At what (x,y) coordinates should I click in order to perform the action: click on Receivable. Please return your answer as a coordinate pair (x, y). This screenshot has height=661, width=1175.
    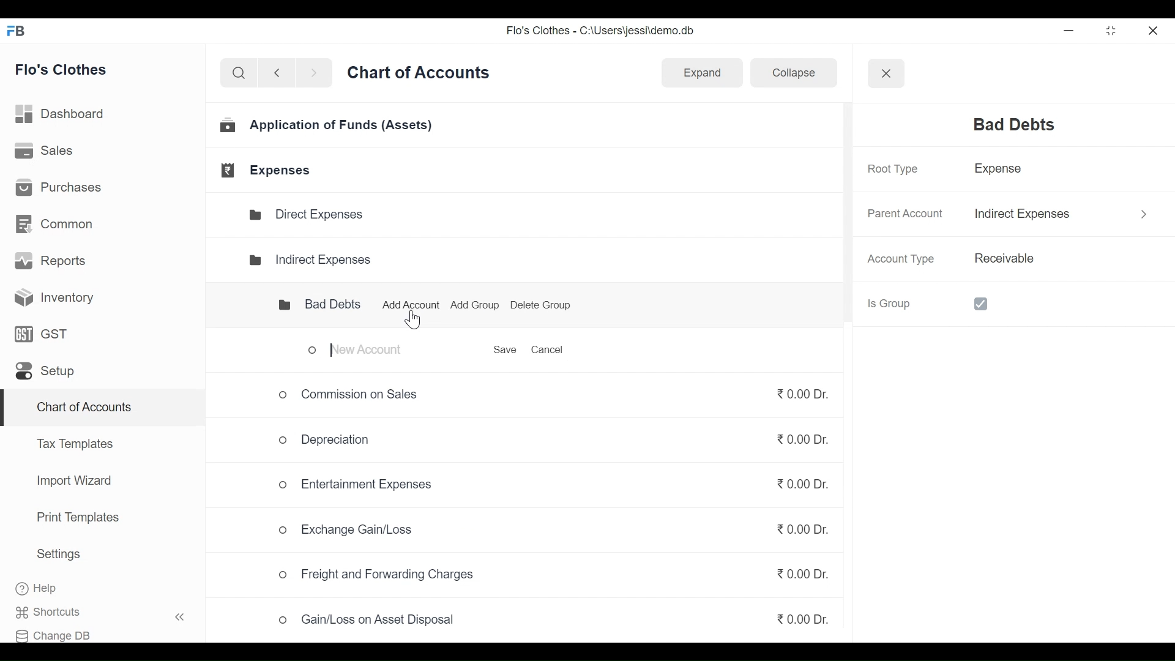
    Looking at the image, I should click on (1002, 259).